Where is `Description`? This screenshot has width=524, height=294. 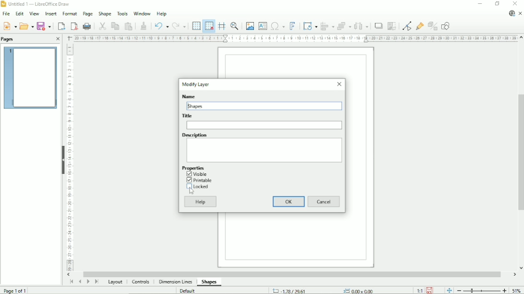
Description is located at coordinates (194, 135).